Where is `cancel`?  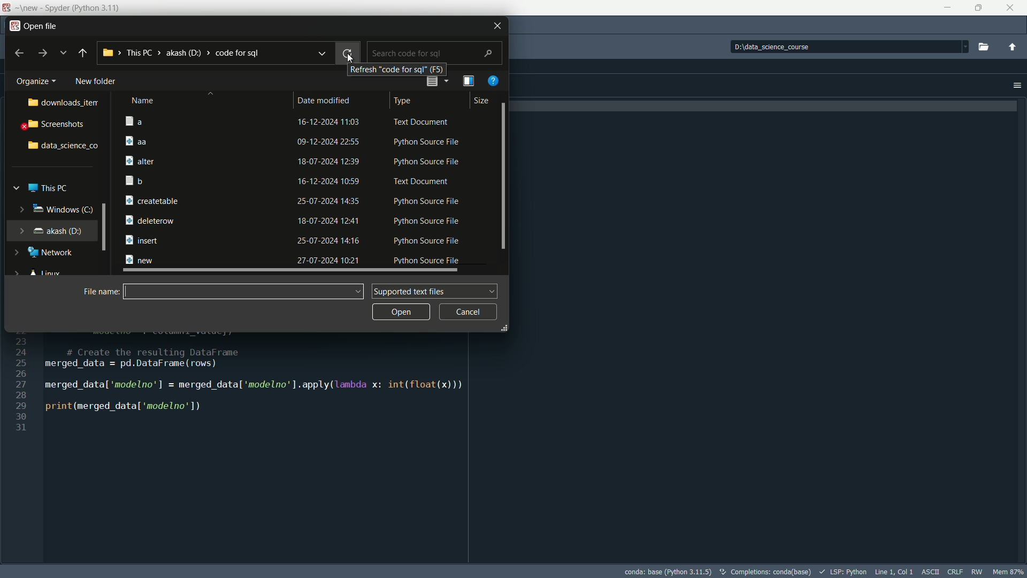
cancel is located at coordinates (470, 311).